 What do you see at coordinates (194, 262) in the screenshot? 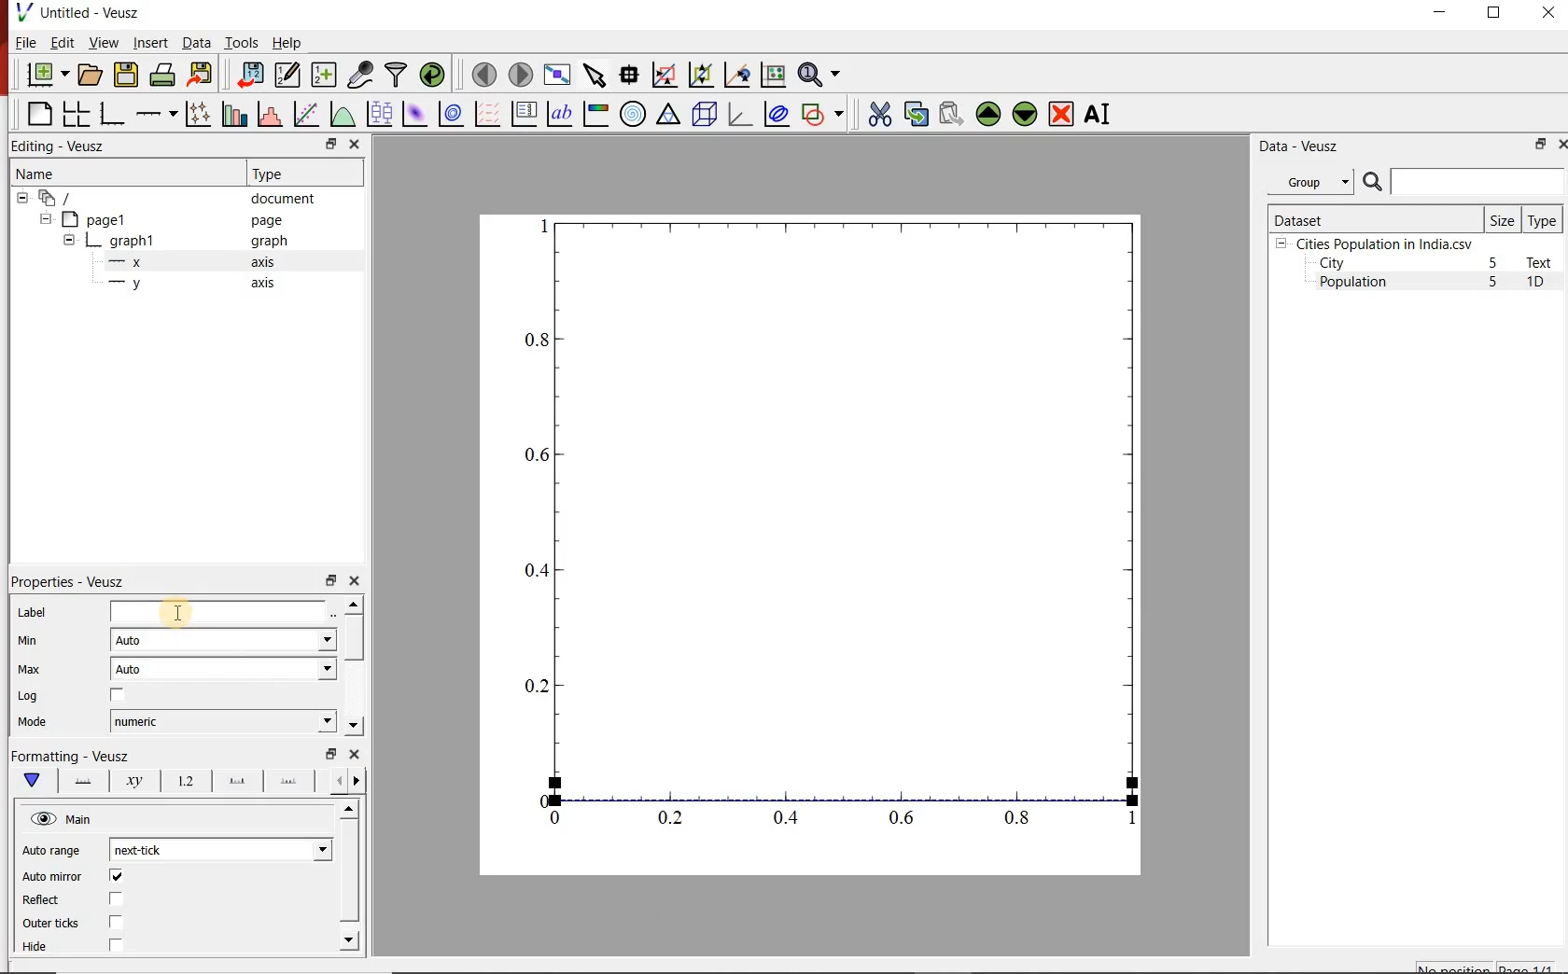
I see `x axis` at bounding box center [194, 262].